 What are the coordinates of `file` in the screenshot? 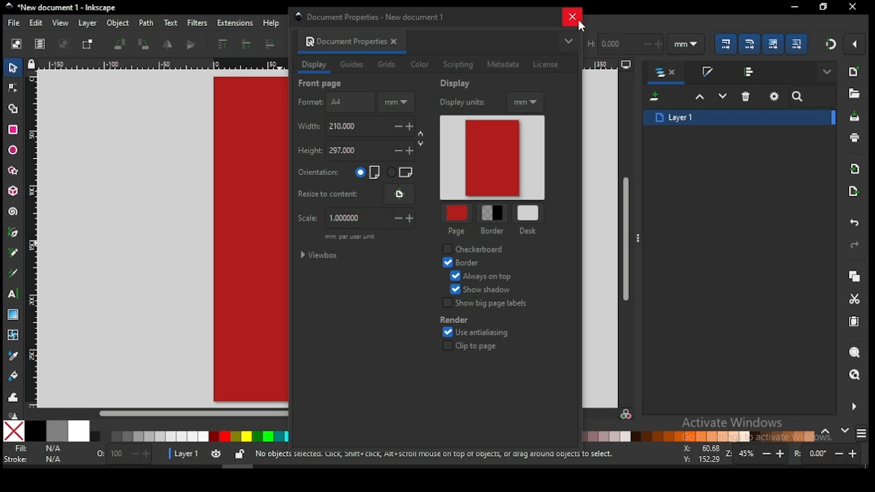 It's located at (14, 25).